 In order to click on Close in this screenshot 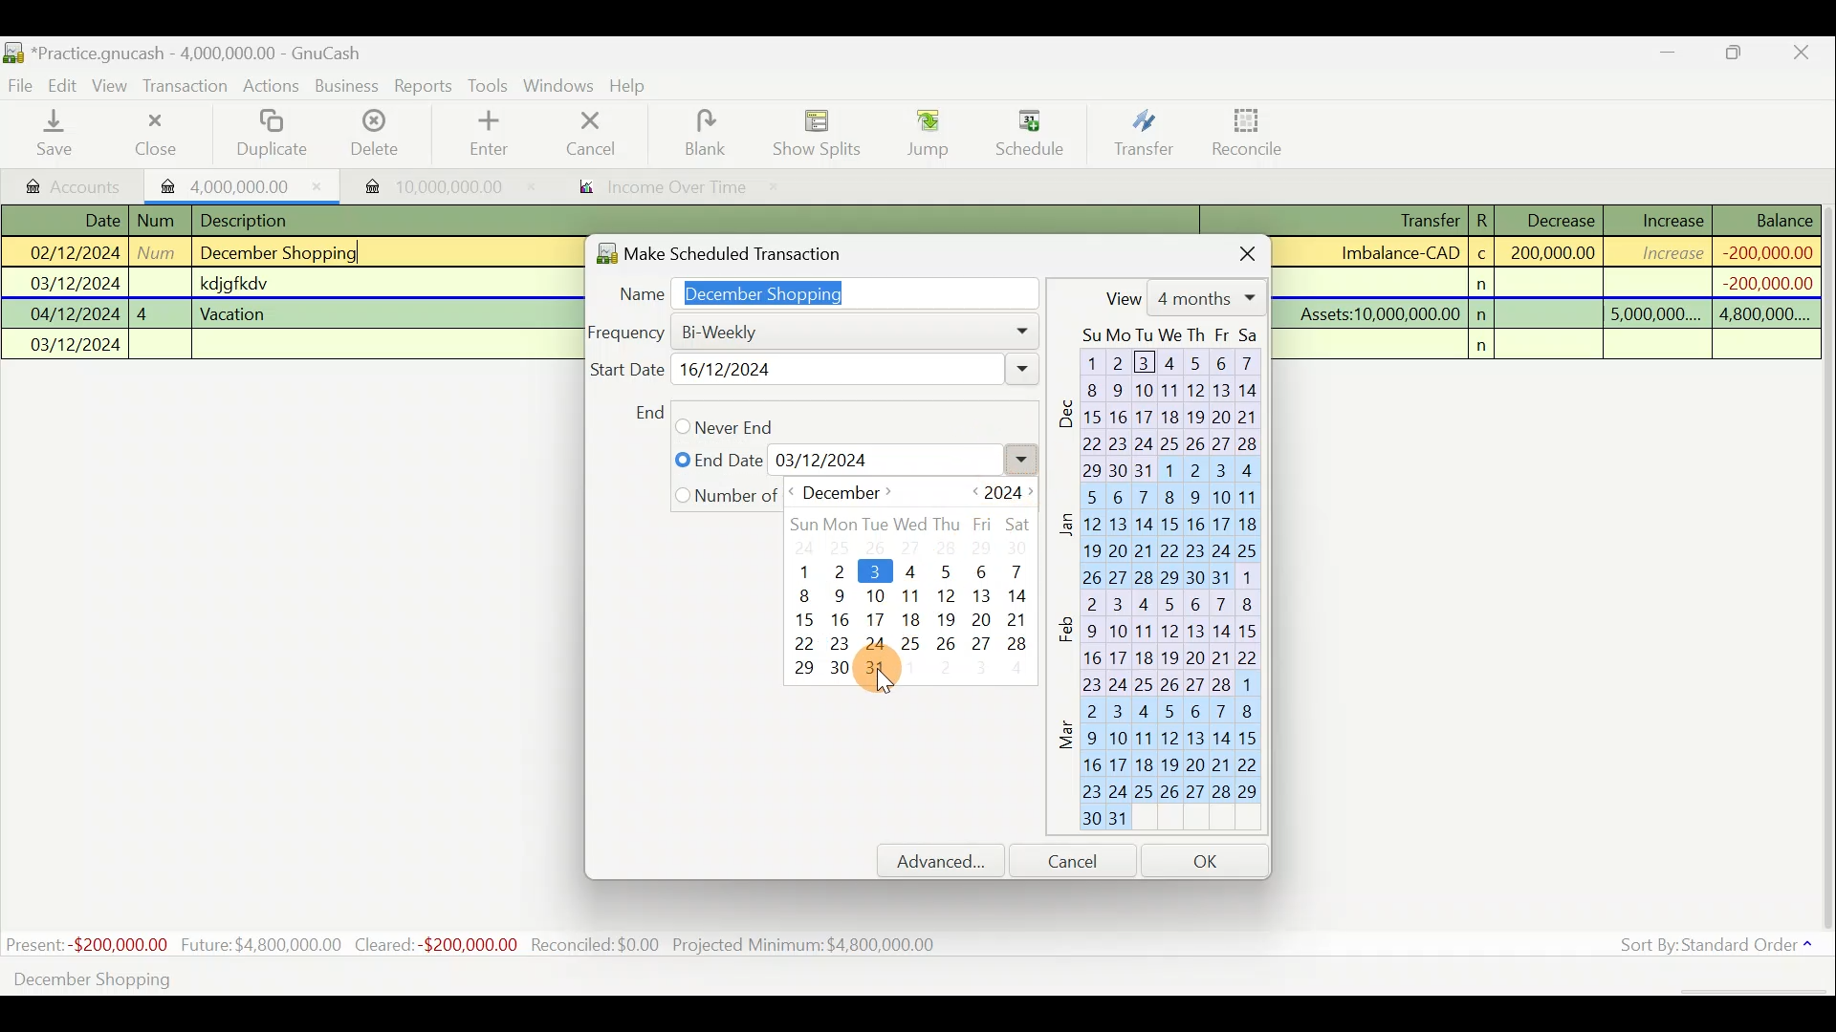, I will do `click(154, 134)`.